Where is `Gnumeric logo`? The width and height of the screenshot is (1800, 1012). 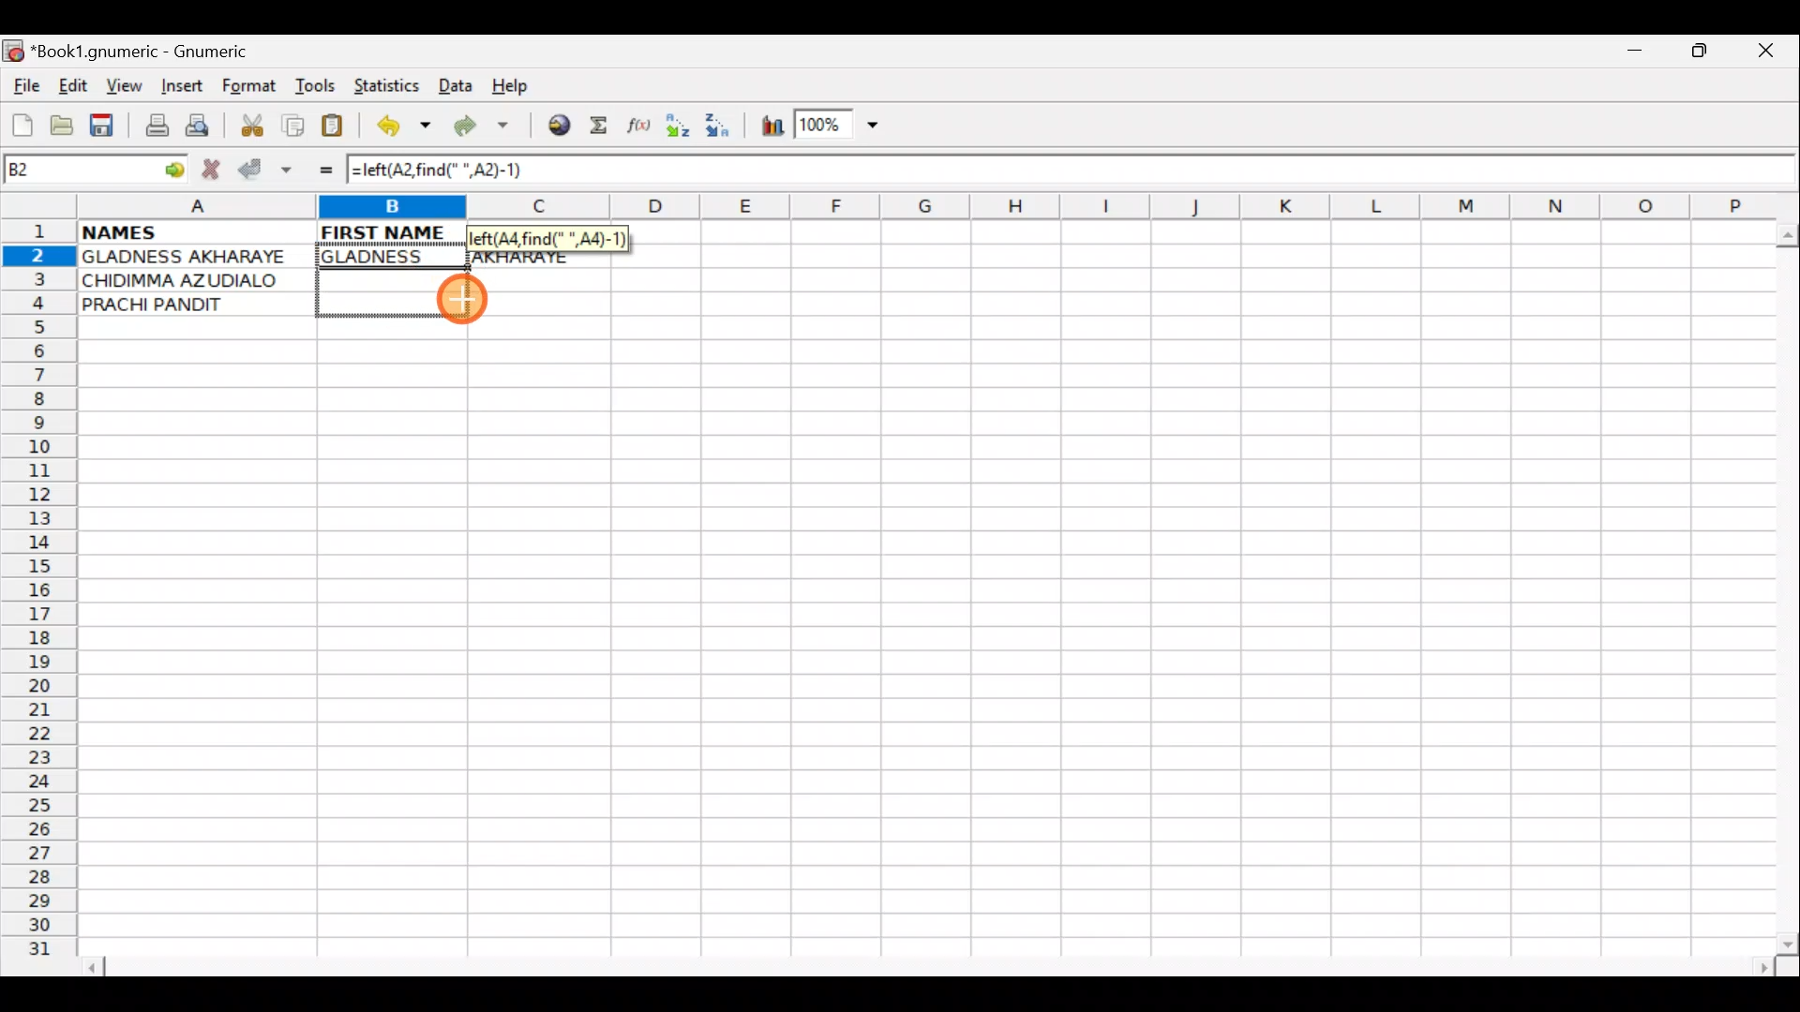
Gnumeric logo is located at coordinates (13, 52).